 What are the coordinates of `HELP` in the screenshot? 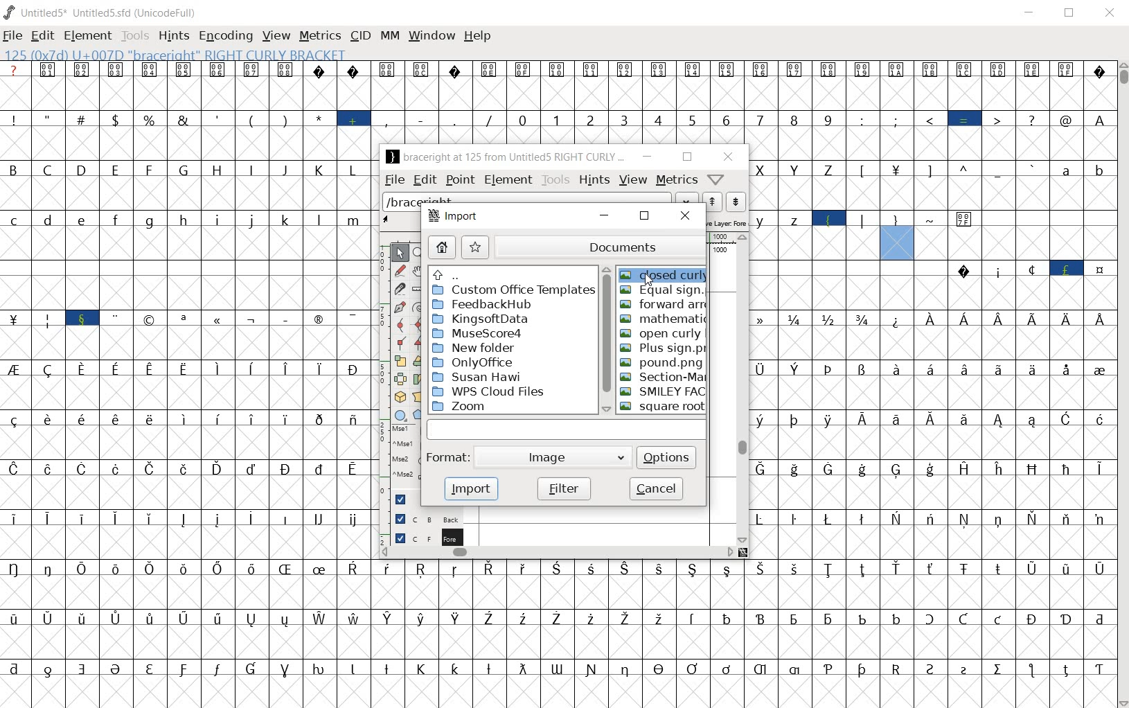 It's located at (478, 35).